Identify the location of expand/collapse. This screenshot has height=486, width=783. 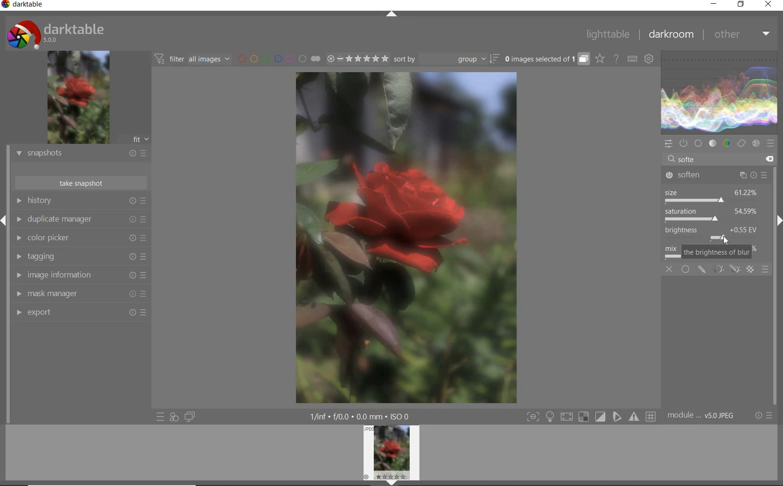
(393, 15).